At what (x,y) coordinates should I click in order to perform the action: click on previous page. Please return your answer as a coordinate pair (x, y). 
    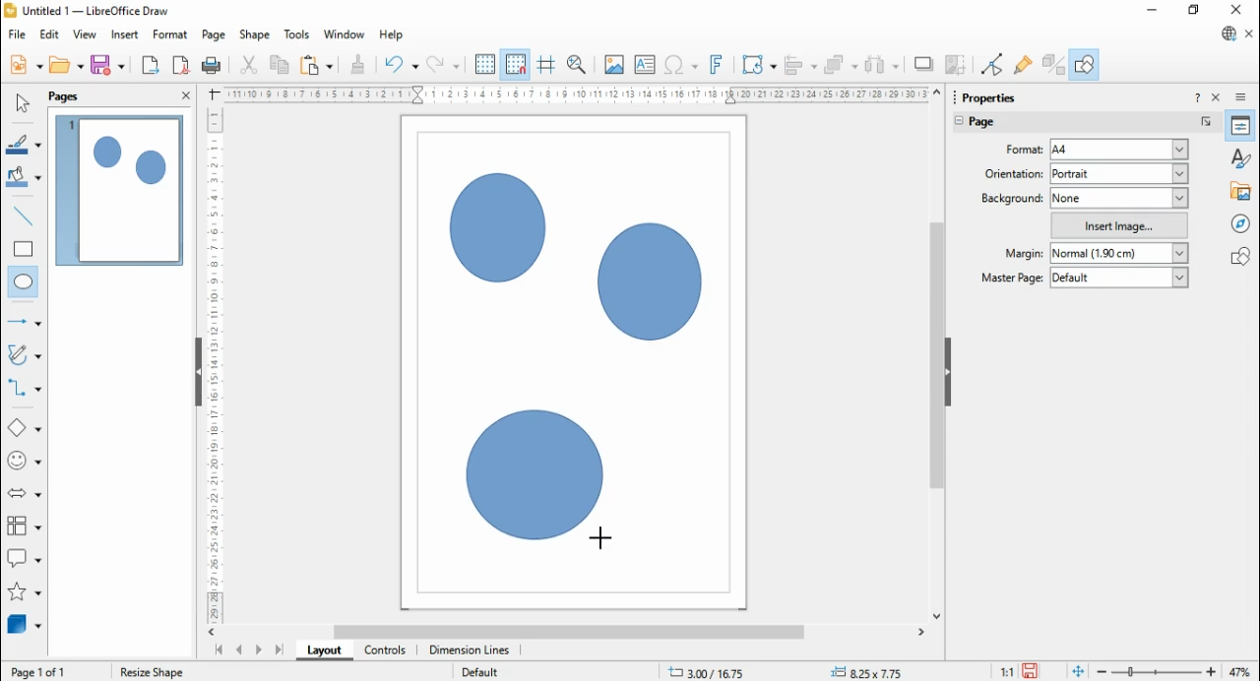
    Looking at the image, I should click on (240, 650).